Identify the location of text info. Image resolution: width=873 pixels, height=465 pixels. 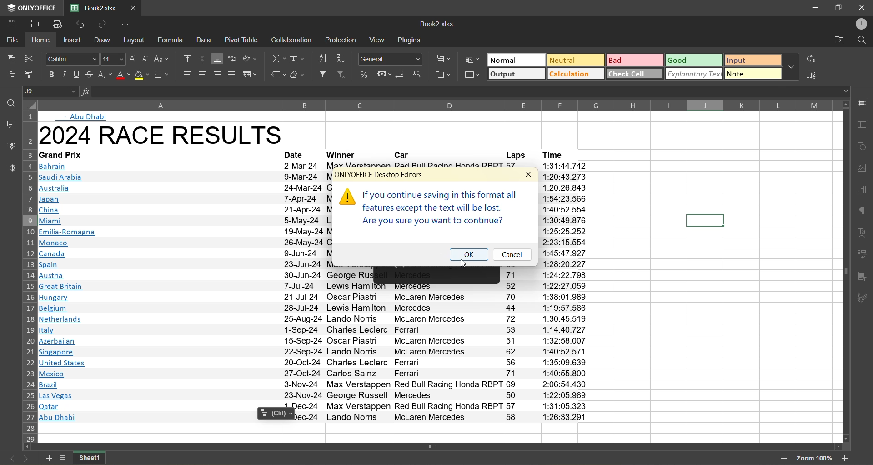
(317, 363).